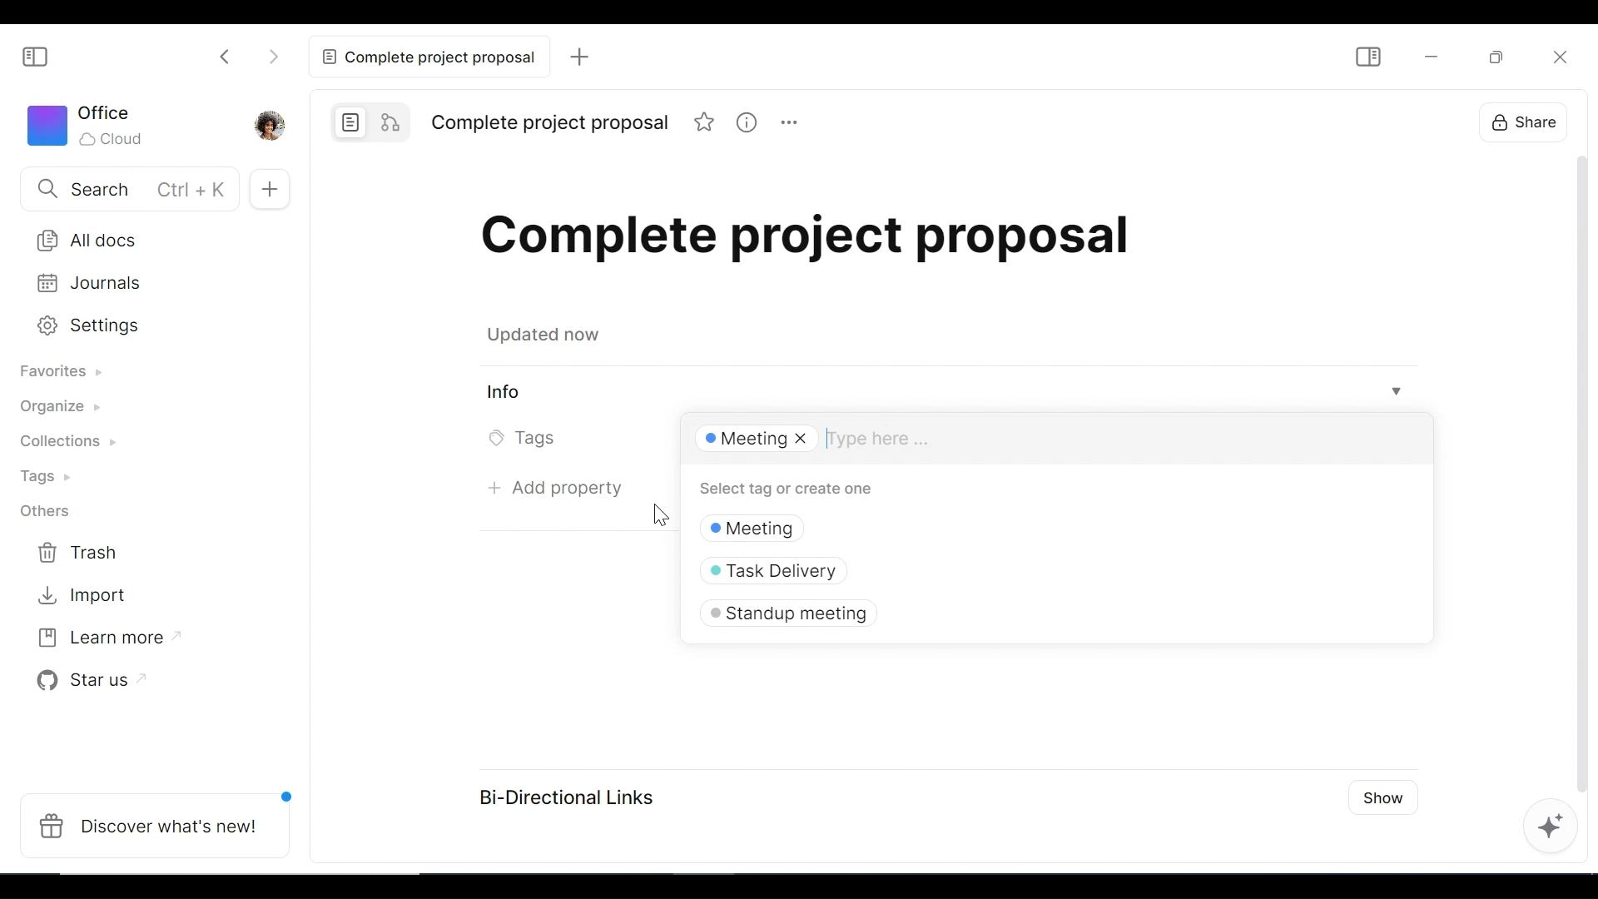  Describe the element at coordinates (79, 554) in the screenshot. I see `Trash` at that location.